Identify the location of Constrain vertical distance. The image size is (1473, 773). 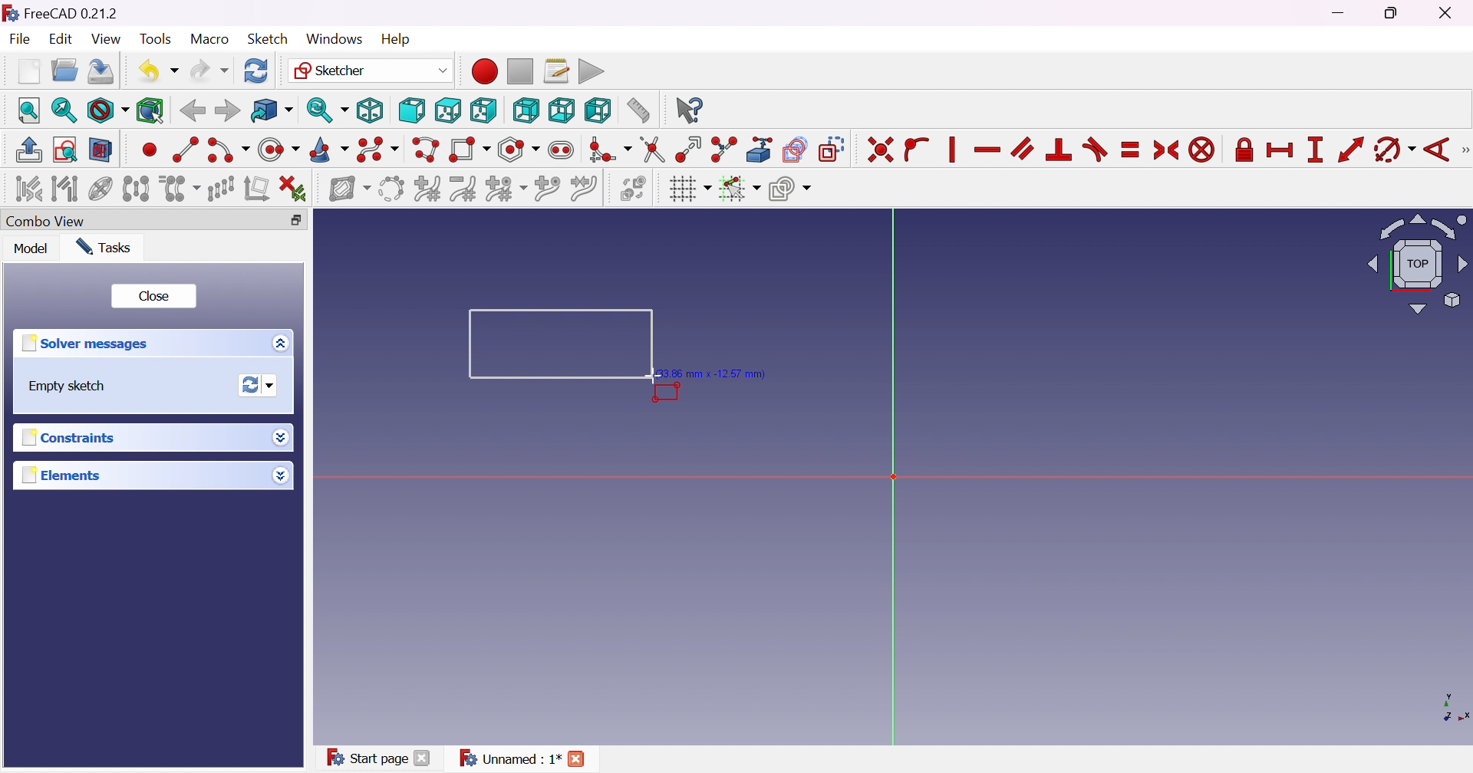
(1315, 150).